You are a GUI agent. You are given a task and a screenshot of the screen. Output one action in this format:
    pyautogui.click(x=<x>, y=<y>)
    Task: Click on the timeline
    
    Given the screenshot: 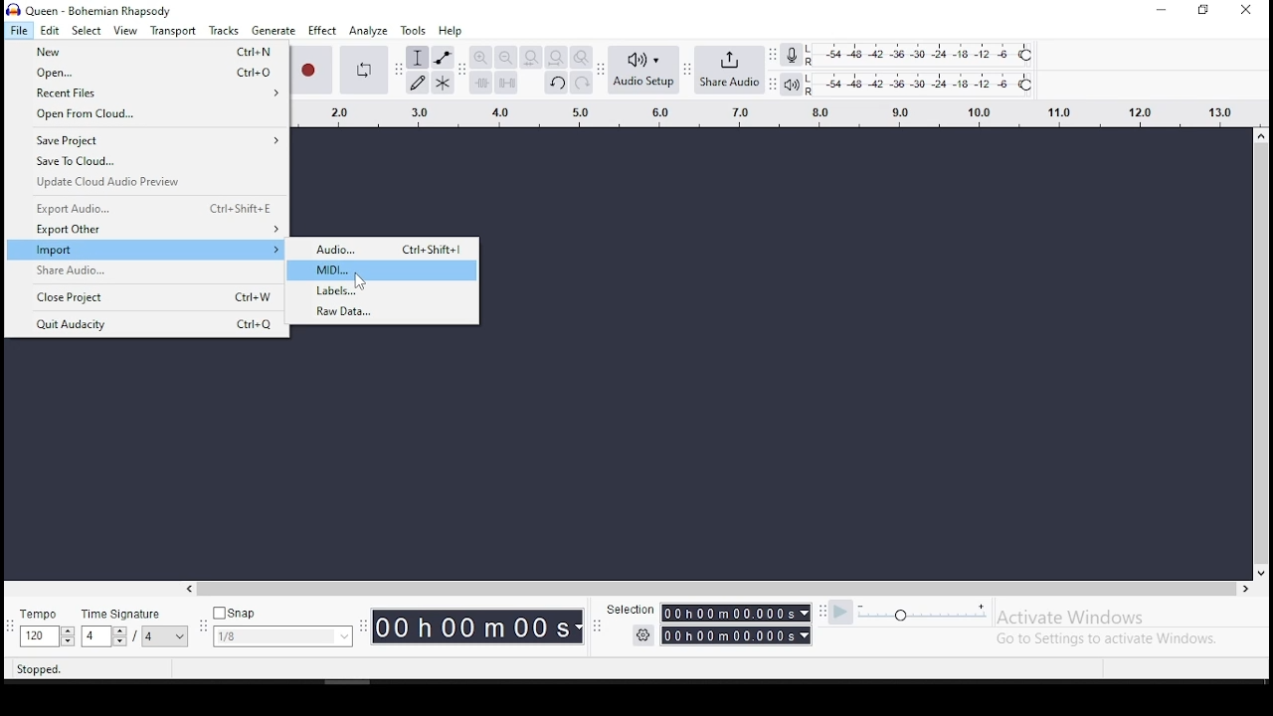 What is the action you would take?
    pyautogui.click(x=765, y=111)
    